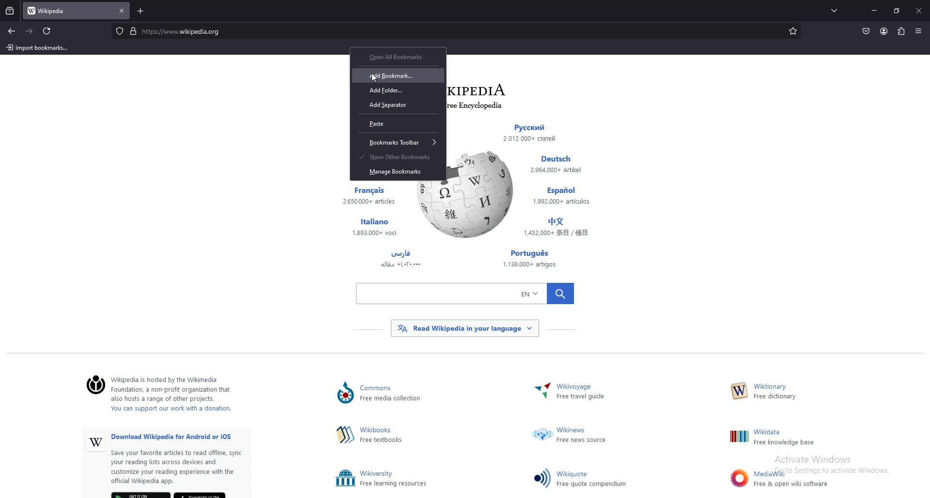 The width and height of the screenshot is (930, 498). I want to click on , so click(530, 258).